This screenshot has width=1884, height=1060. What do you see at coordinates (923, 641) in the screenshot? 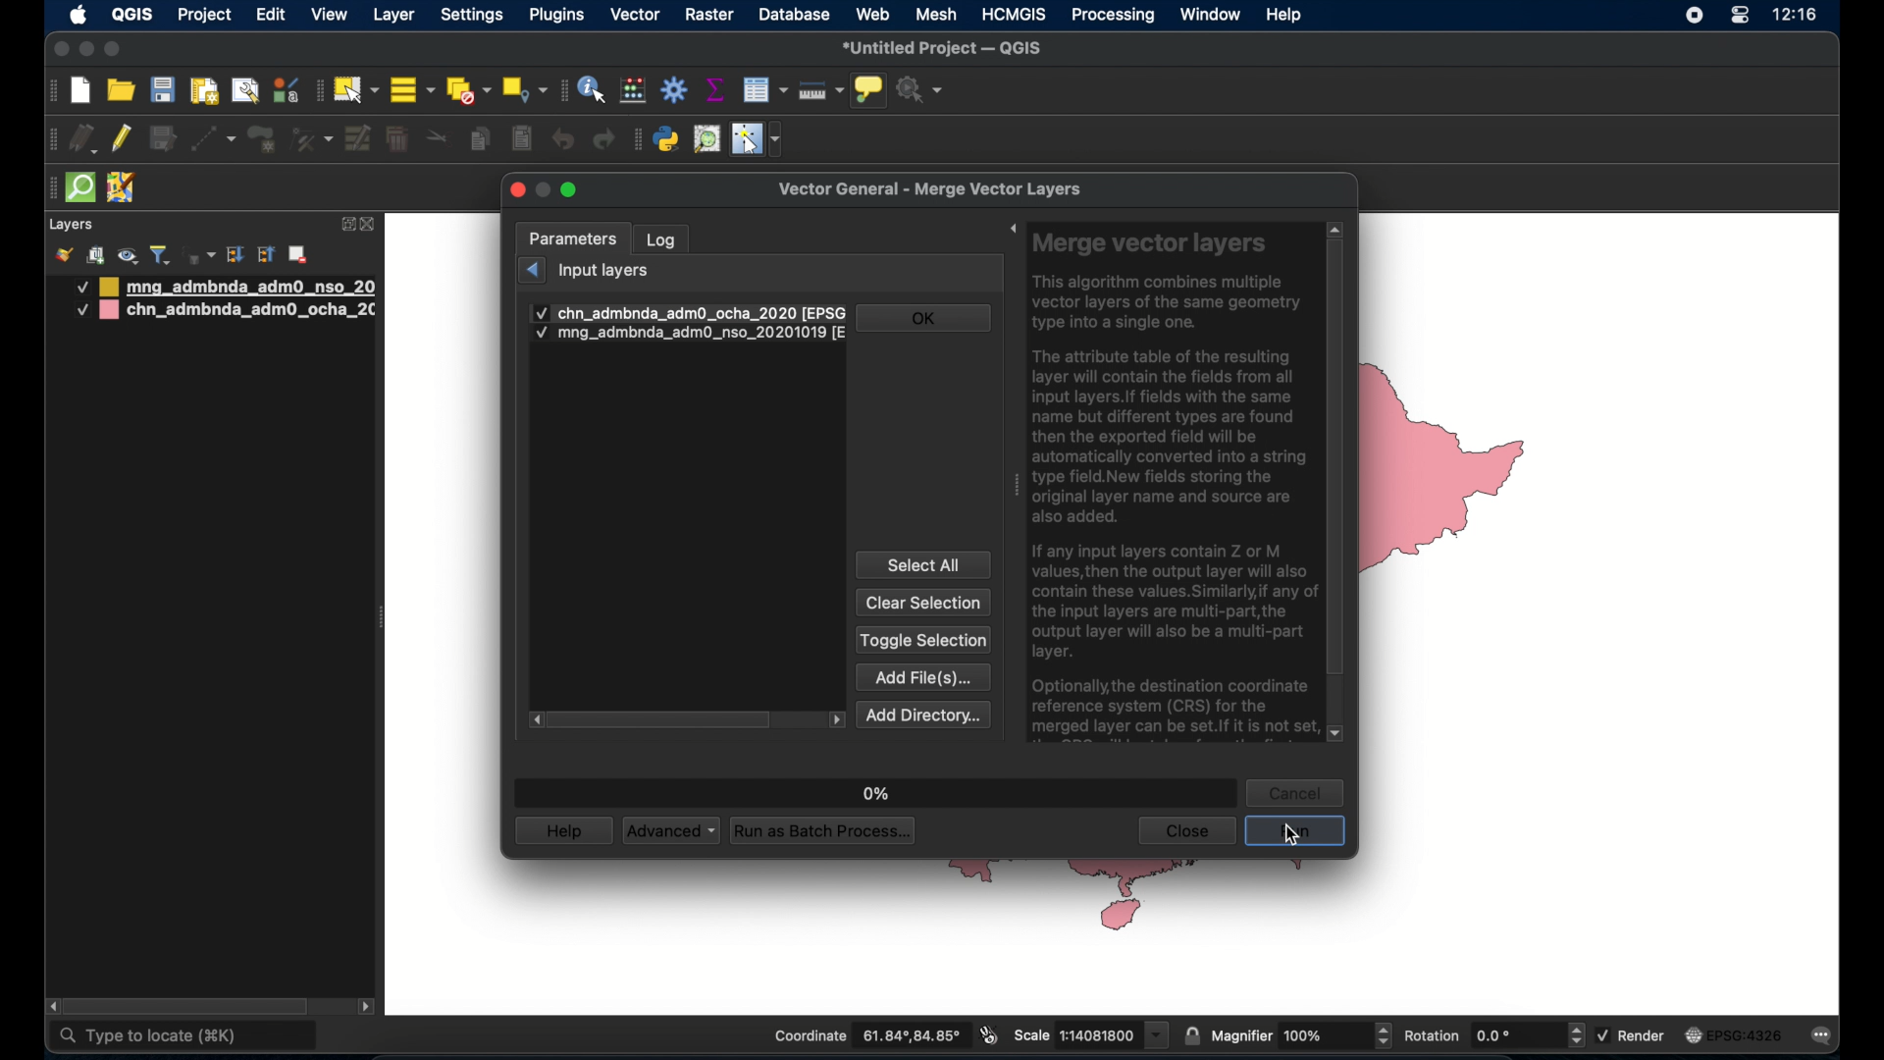
I see `toggle selection` at bounding box center [923, 641].